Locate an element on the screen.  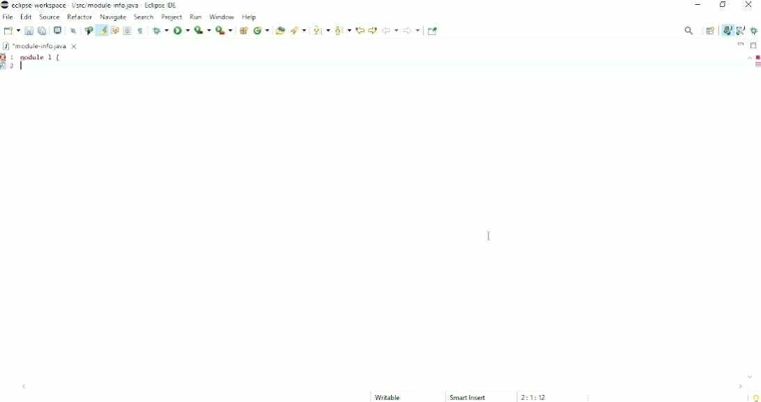
Tip of the day is located at coordinates (755, 398).